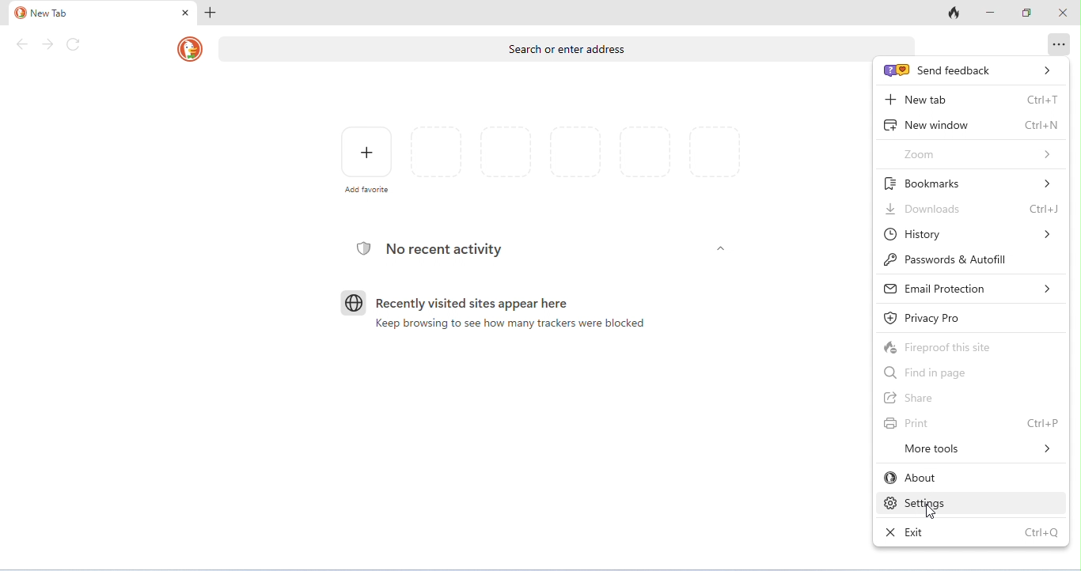  I want to click on privacy pro, so click(973, 317).